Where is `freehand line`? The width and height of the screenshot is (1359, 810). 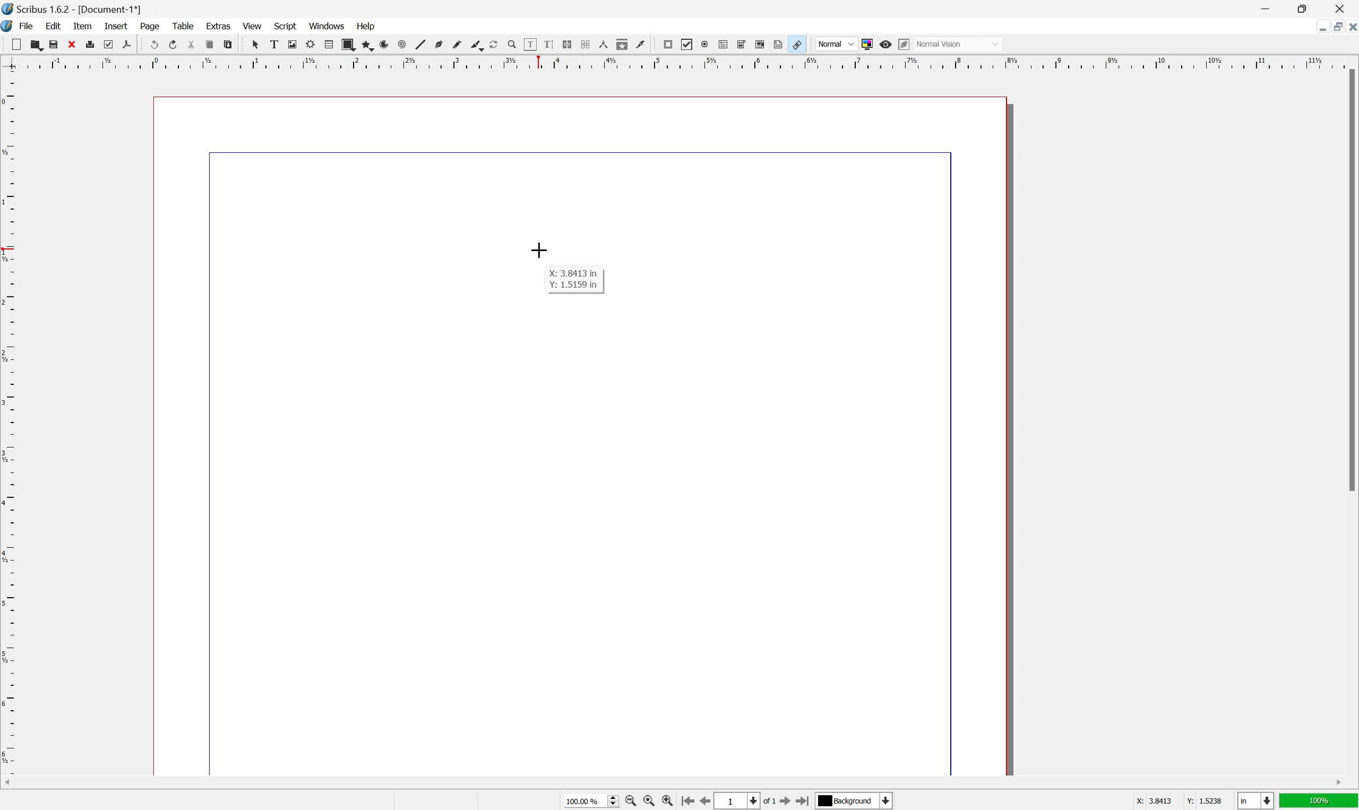 freehand line is located at coordinates (457, 45).